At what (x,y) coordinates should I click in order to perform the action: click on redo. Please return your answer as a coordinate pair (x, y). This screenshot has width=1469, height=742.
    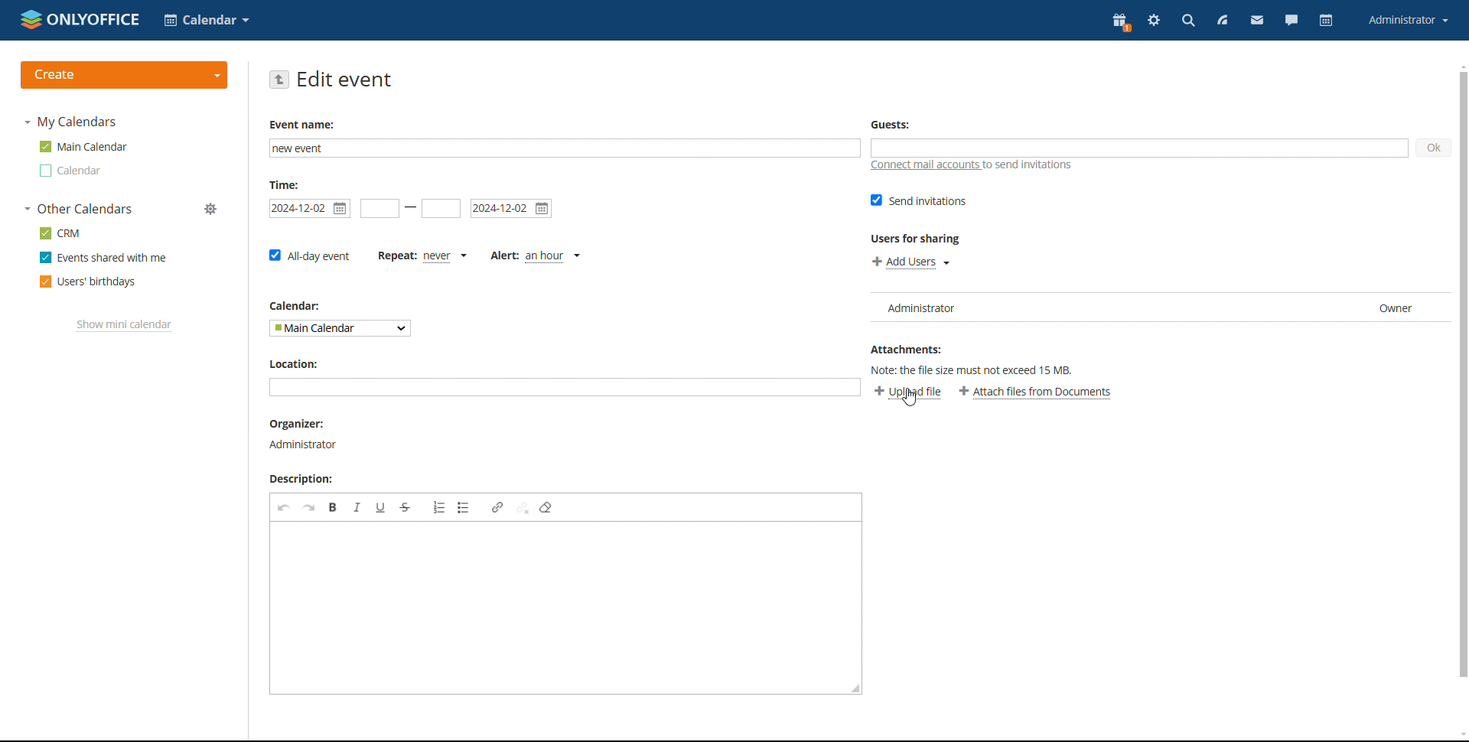
    Looking at the image, I should click on (309, 507).